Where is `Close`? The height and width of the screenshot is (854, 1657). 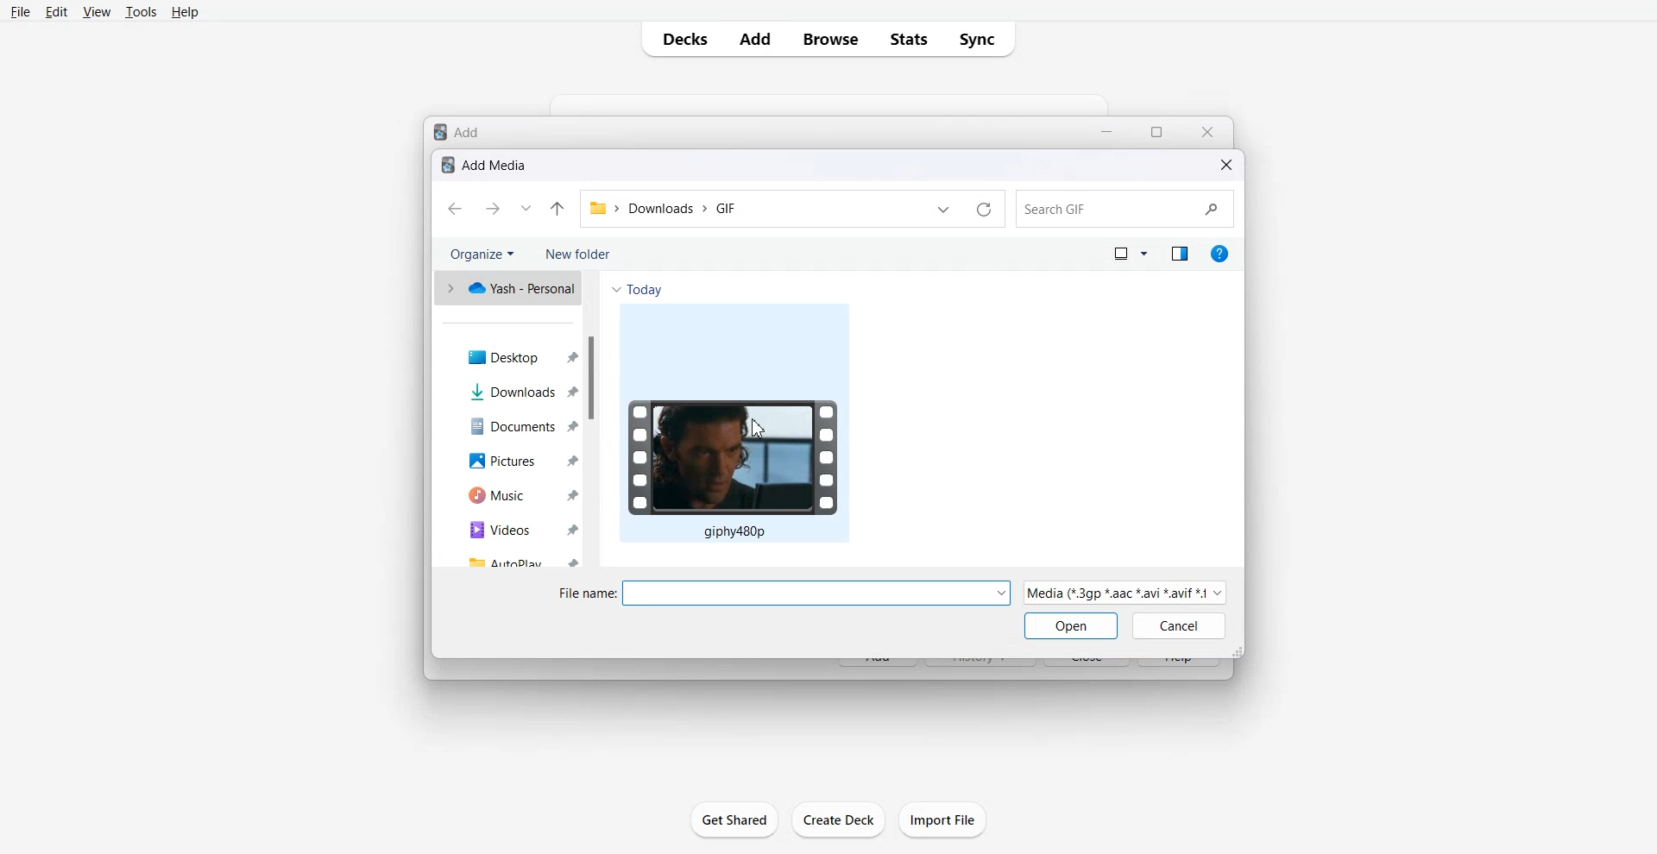 Close is located at coordinates (1226, 165).